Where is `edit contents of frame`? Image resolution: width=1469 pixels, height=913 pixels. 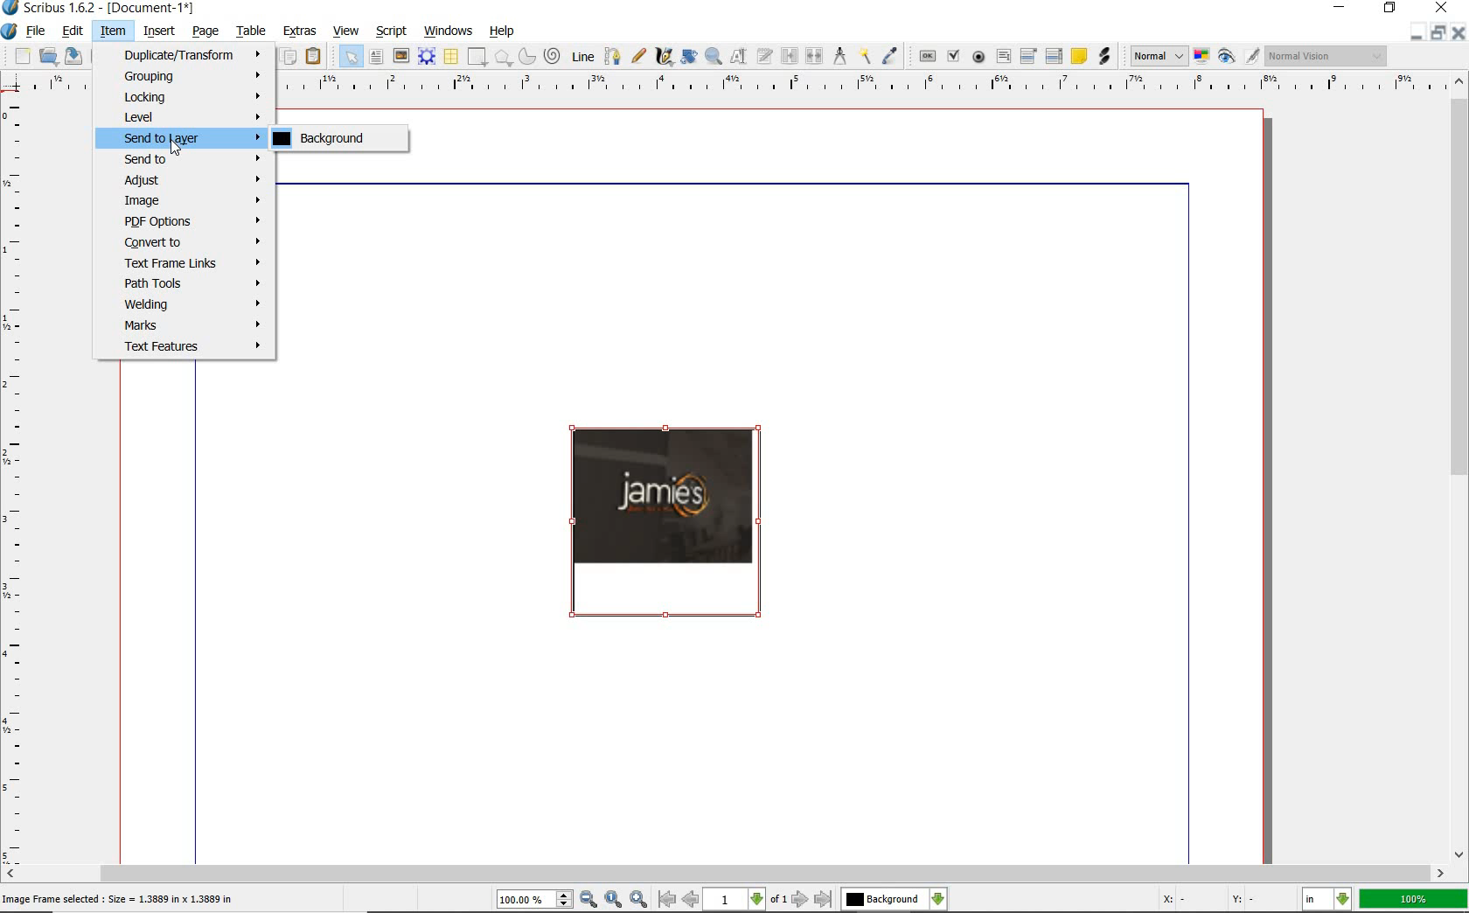 edit contents of frame is located at coordinates (687, 57).